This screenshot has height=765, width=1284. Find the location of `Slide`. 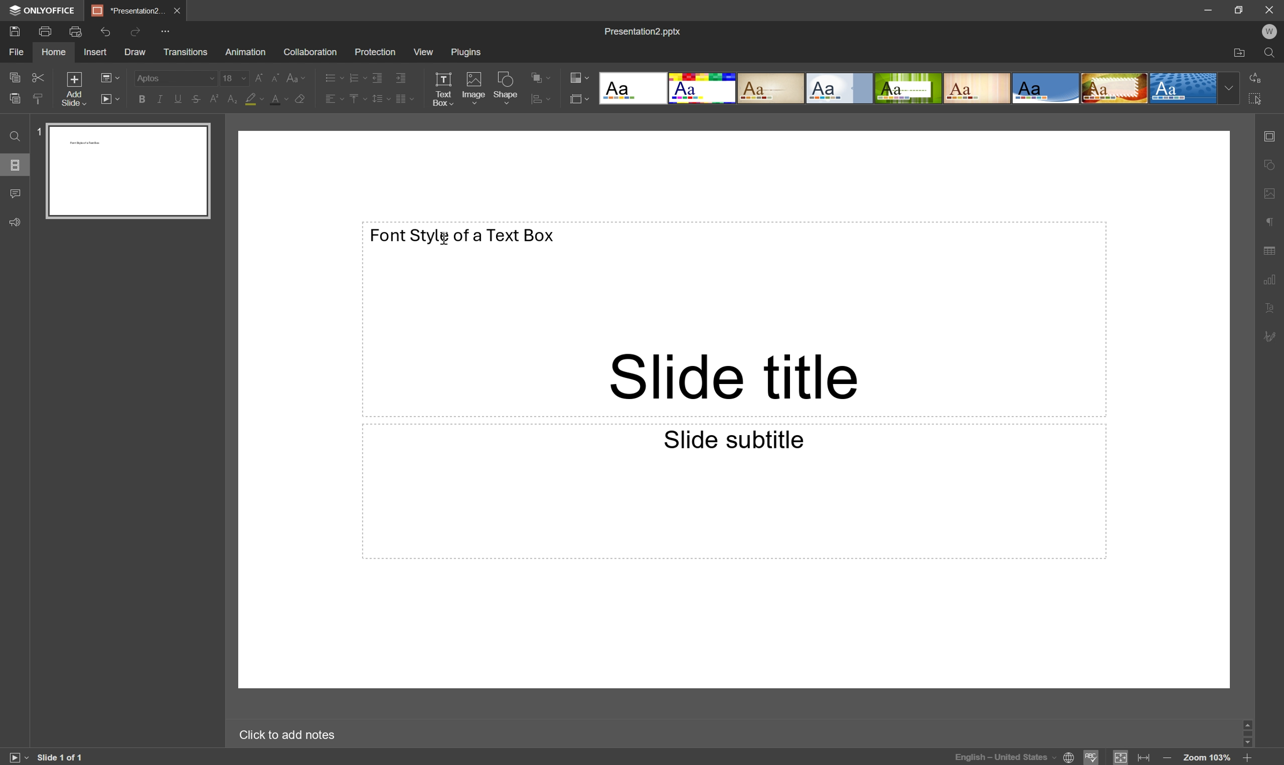

Slide is located at coordinates (128, 171).